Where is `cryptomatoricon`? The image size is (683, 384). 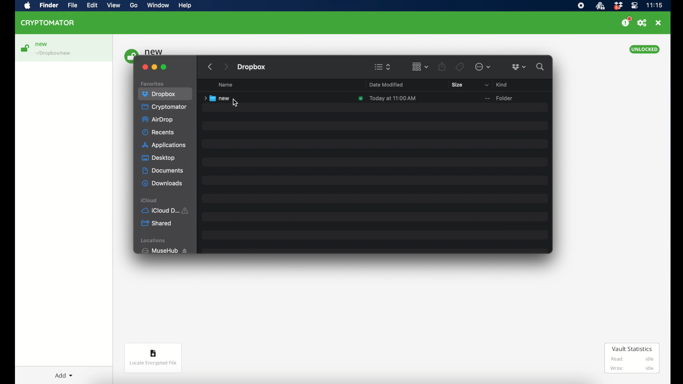
cryptomatoricon is located at coordinates (600, 6).